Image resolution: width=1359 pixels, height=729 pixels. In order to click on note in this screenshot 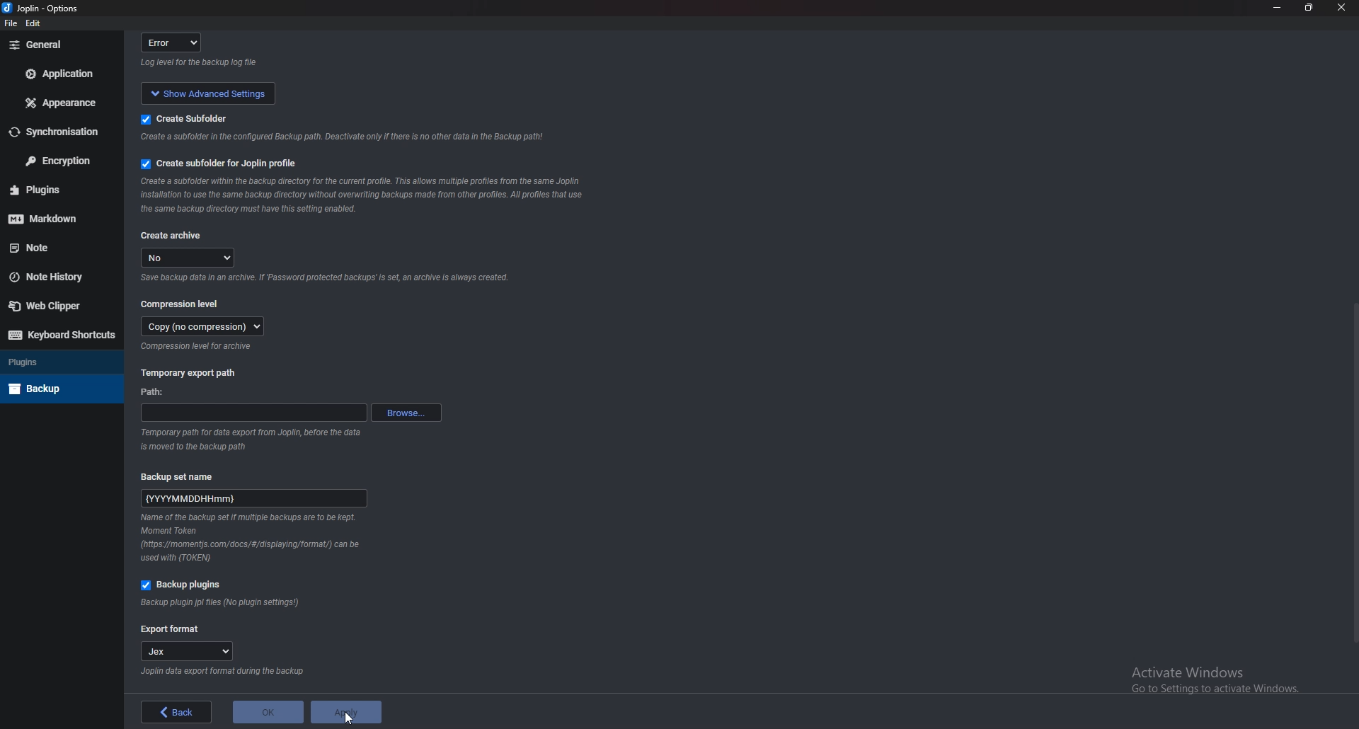, I will do `click(58, 247)`.